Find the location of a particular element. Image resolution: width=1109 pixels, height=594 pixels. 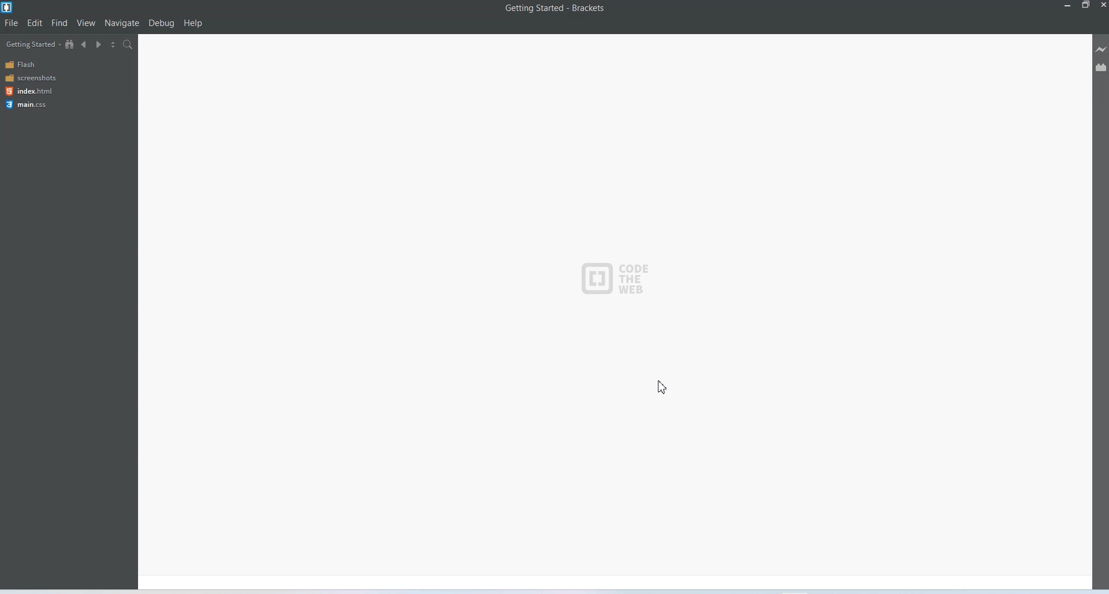

index.html is located at coordinates (28, 91).